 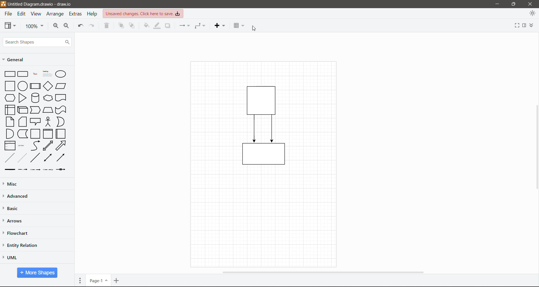 What do you see at coordinates (107, 26) in the screenshot?
I see `Delete` at bounding box center [107, 26].